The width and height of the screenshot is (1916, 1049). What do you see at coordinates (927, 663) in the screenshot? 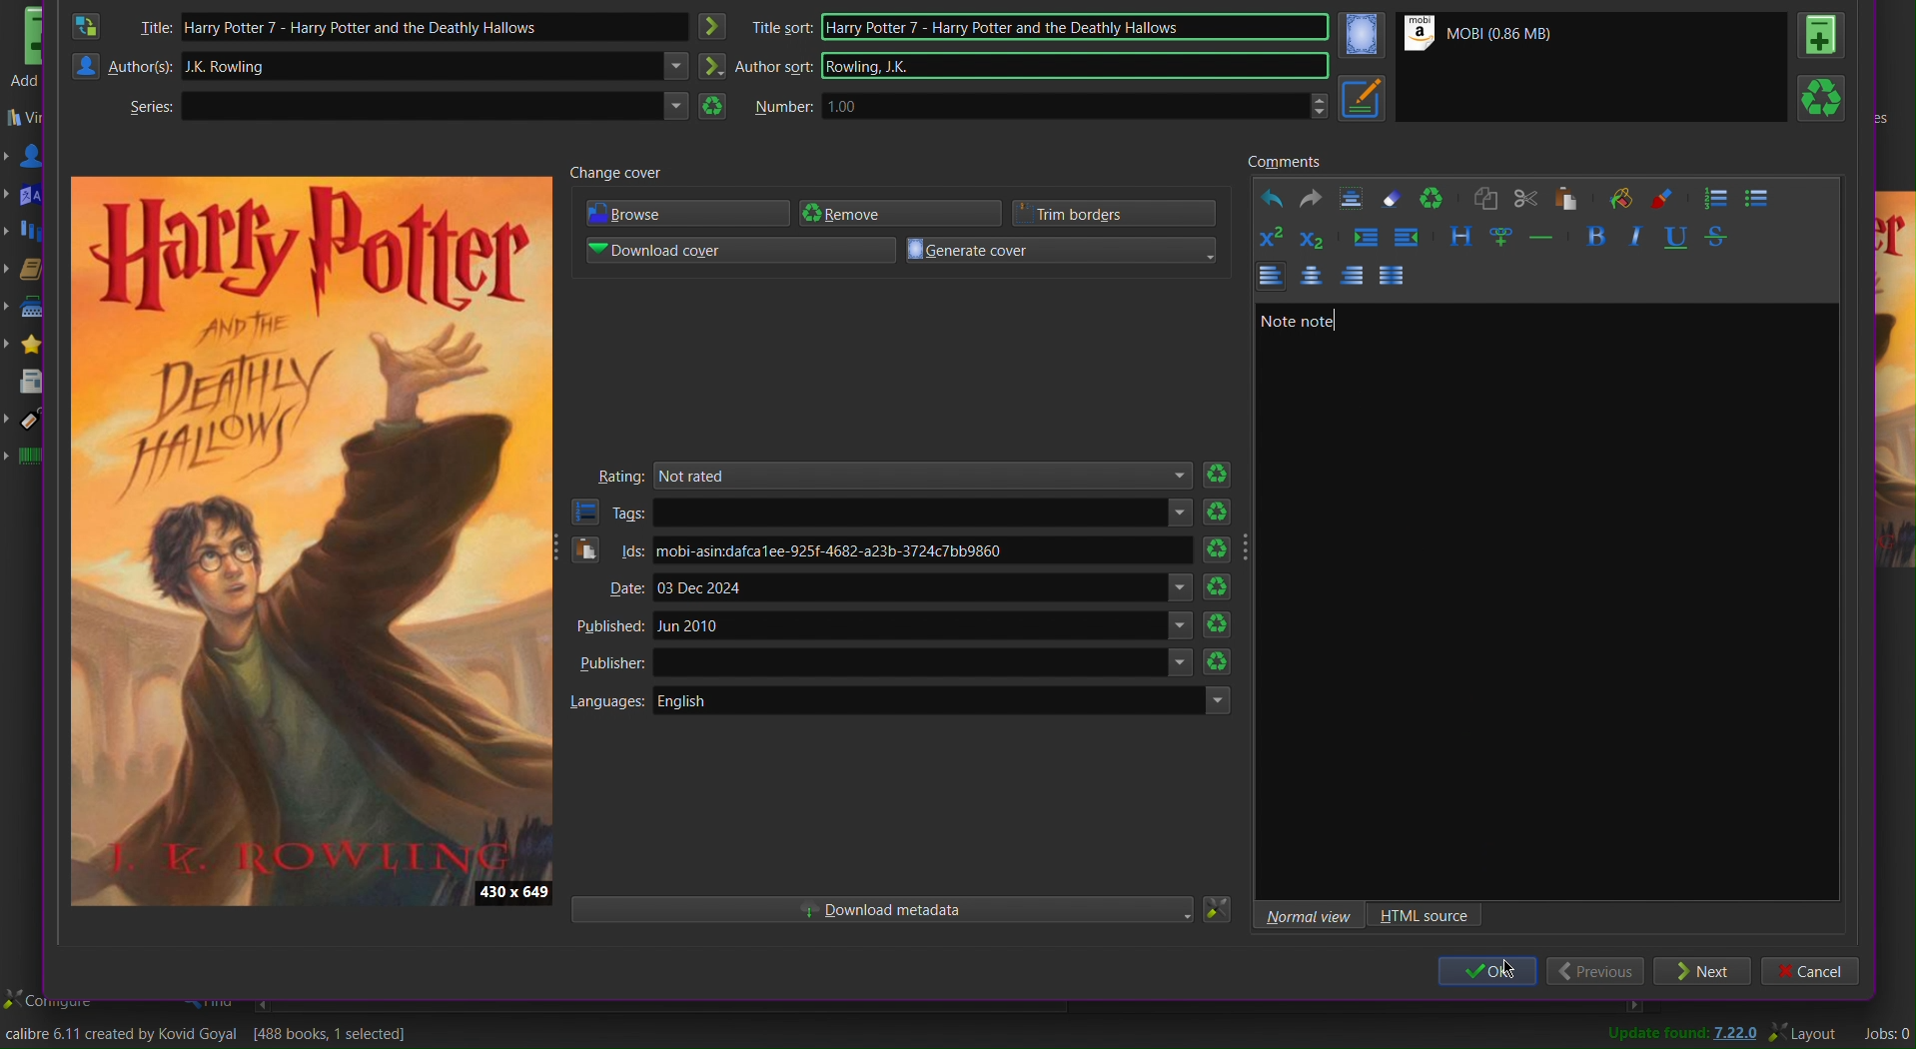
I see `` at bounding box center [927, 663].